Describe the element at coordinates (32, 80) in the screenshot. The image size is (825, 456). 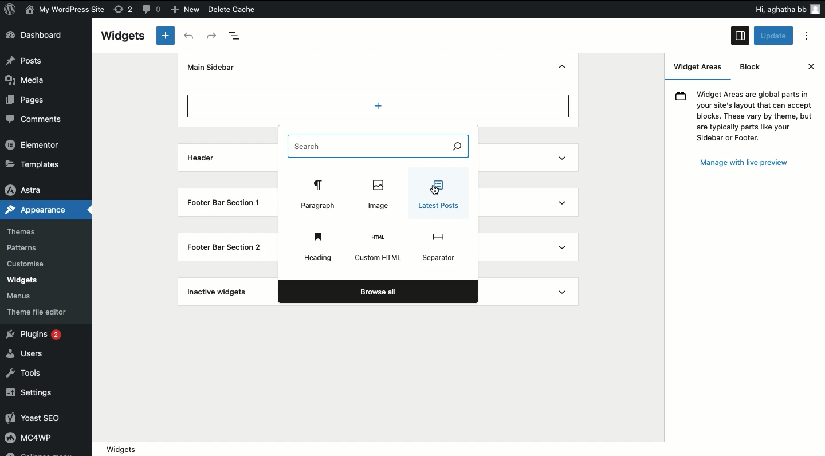
I see ` Media` at that location.